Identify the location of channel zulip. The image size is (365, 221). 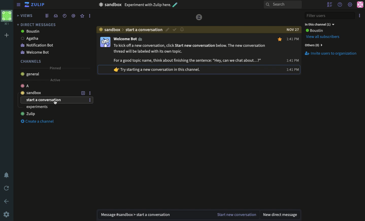
(54, 107).